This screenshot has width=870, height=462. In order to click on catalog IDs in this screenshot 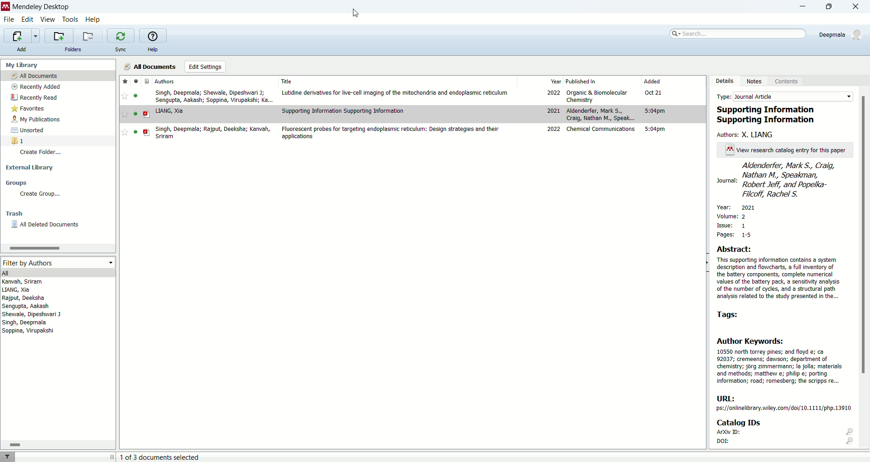, I will do `click(747, 423)`.